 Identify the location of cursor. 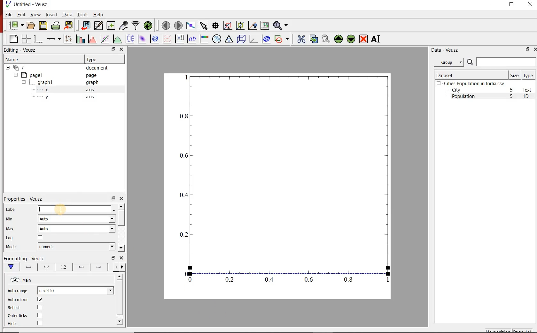
(61, 208).